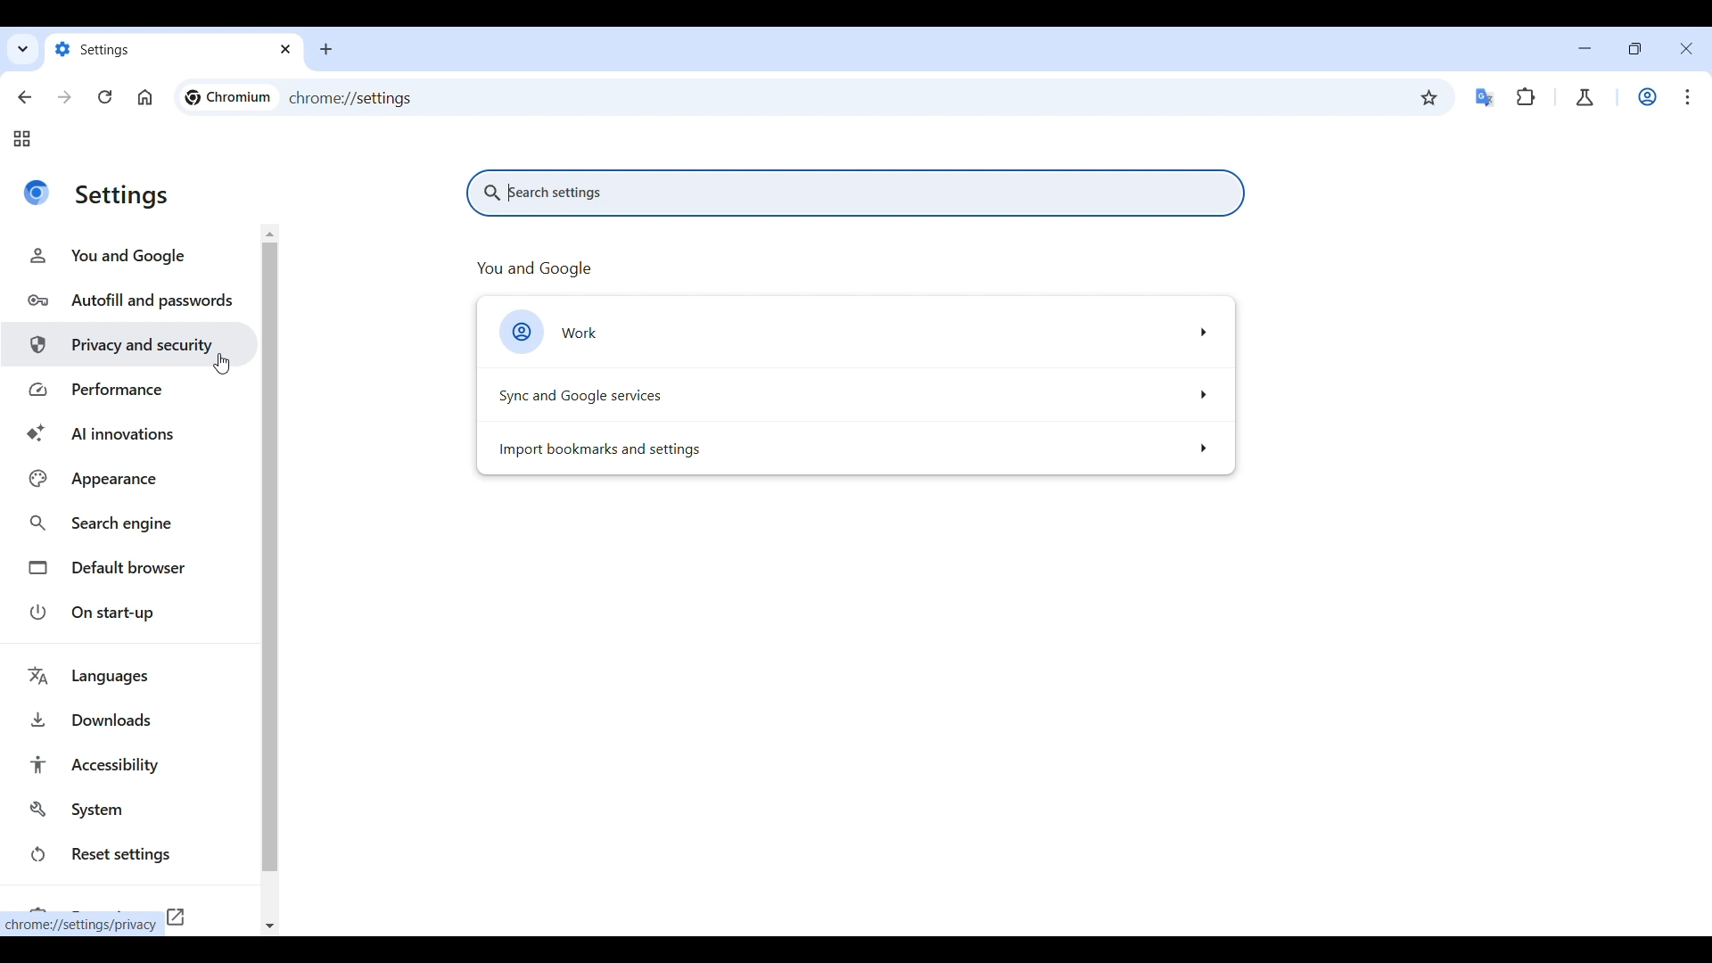  What do you see at coordinates (122, 196) in the screenshot?
I see `settings` at bounding box center [122, 196].